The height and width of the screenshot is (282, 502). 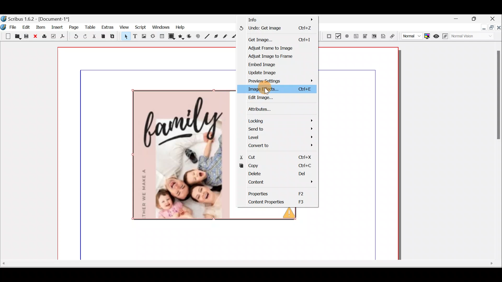 What do you see at coordinates (277, 89) in the screenshot?
I see `Image effects` at bounding box center [277, 89].